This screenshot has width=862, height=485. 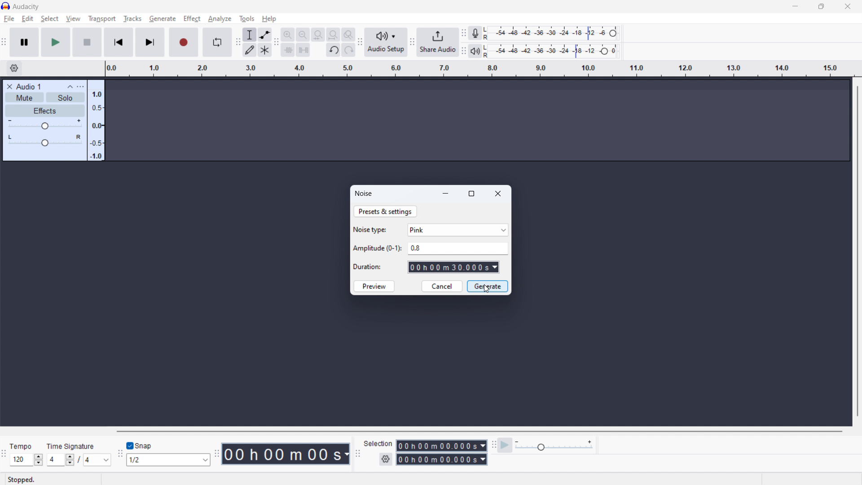 I want to click on Tempo, so click(x=22, y=446).